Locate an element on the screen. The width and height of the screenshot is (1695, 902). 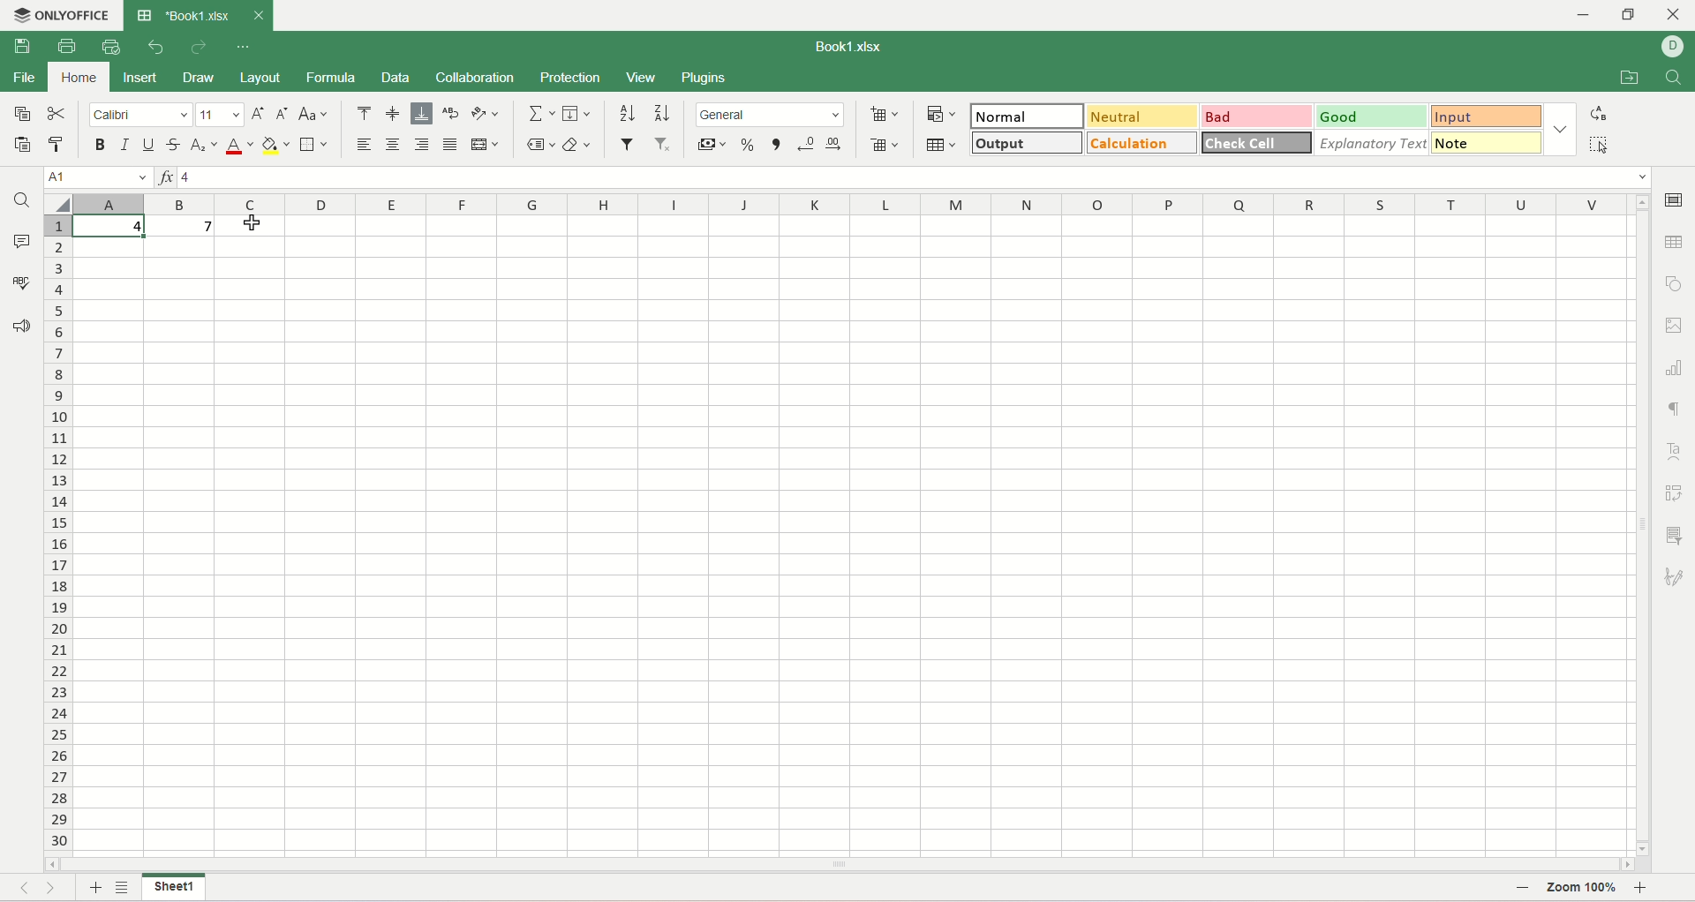
next is located at coordinates (56, 888).